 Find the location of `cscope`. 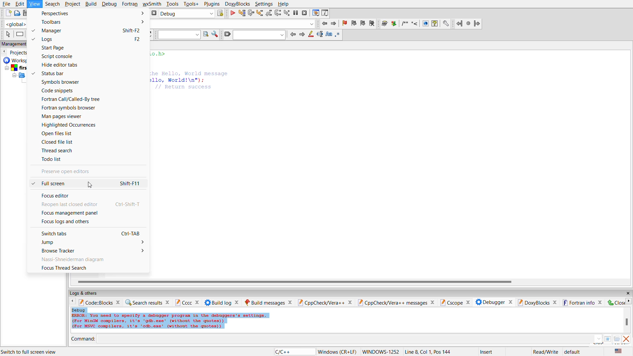

cscope is located at coordinates (455, 302).